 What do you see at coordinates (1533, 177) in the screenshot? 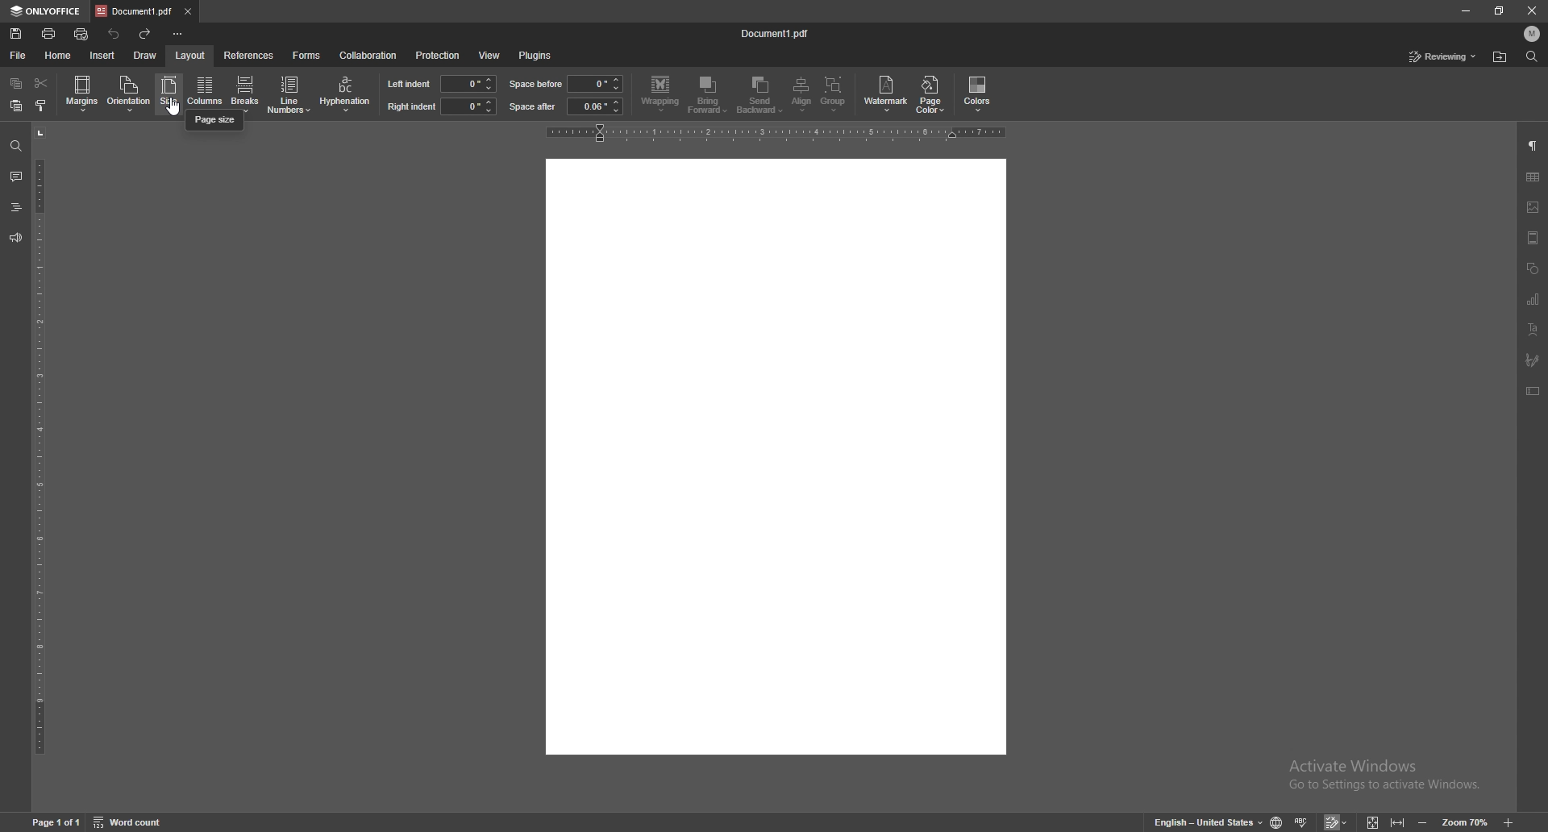
I see `table` at bounding box center [1533, 177].